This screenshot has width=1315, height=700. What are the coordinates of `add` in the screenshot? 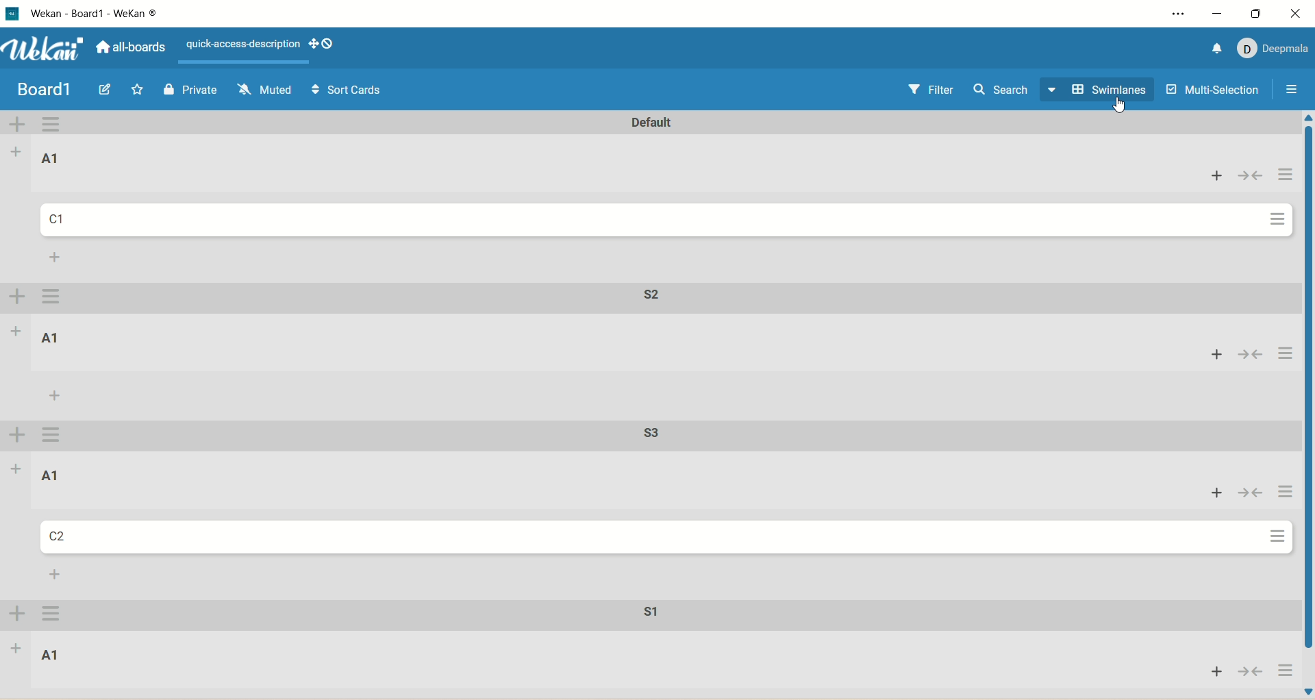 It's located at (56, 257).